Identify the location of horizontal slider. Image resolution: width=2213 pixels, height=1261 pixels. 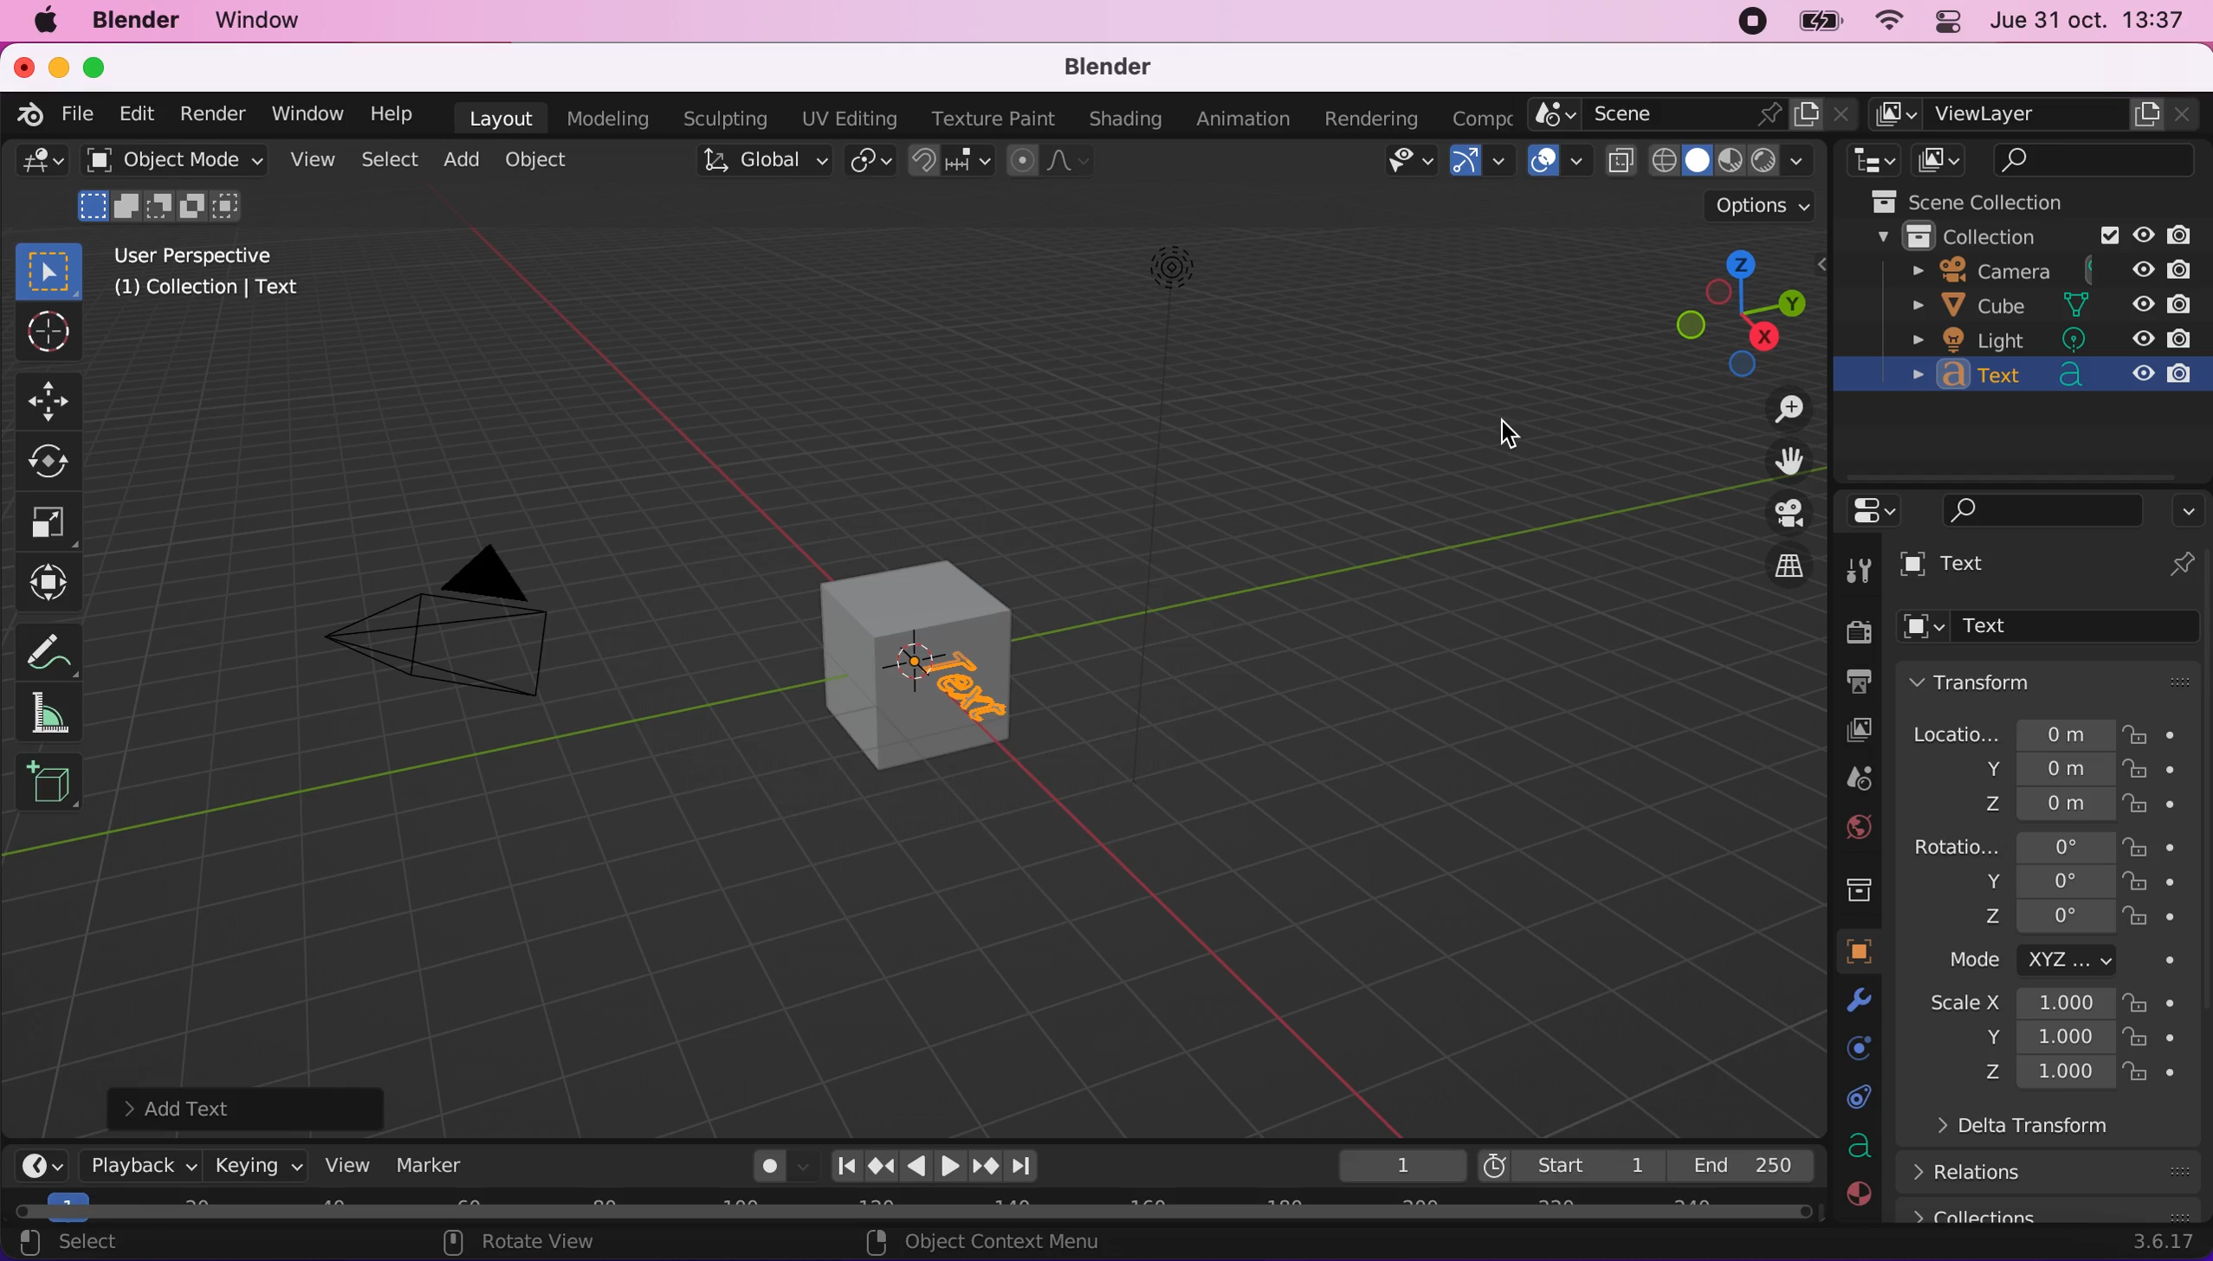
(916, 1212).